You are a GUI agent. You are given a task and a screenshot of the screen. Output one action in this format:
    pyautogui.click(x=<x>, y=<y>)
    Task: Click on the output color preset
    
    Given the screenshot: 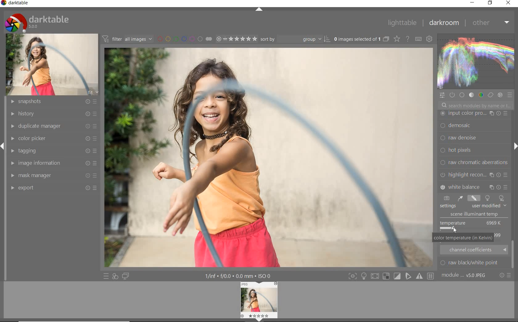 What is the action you would take?
    pyautogui.click(x=473, y=150)
    